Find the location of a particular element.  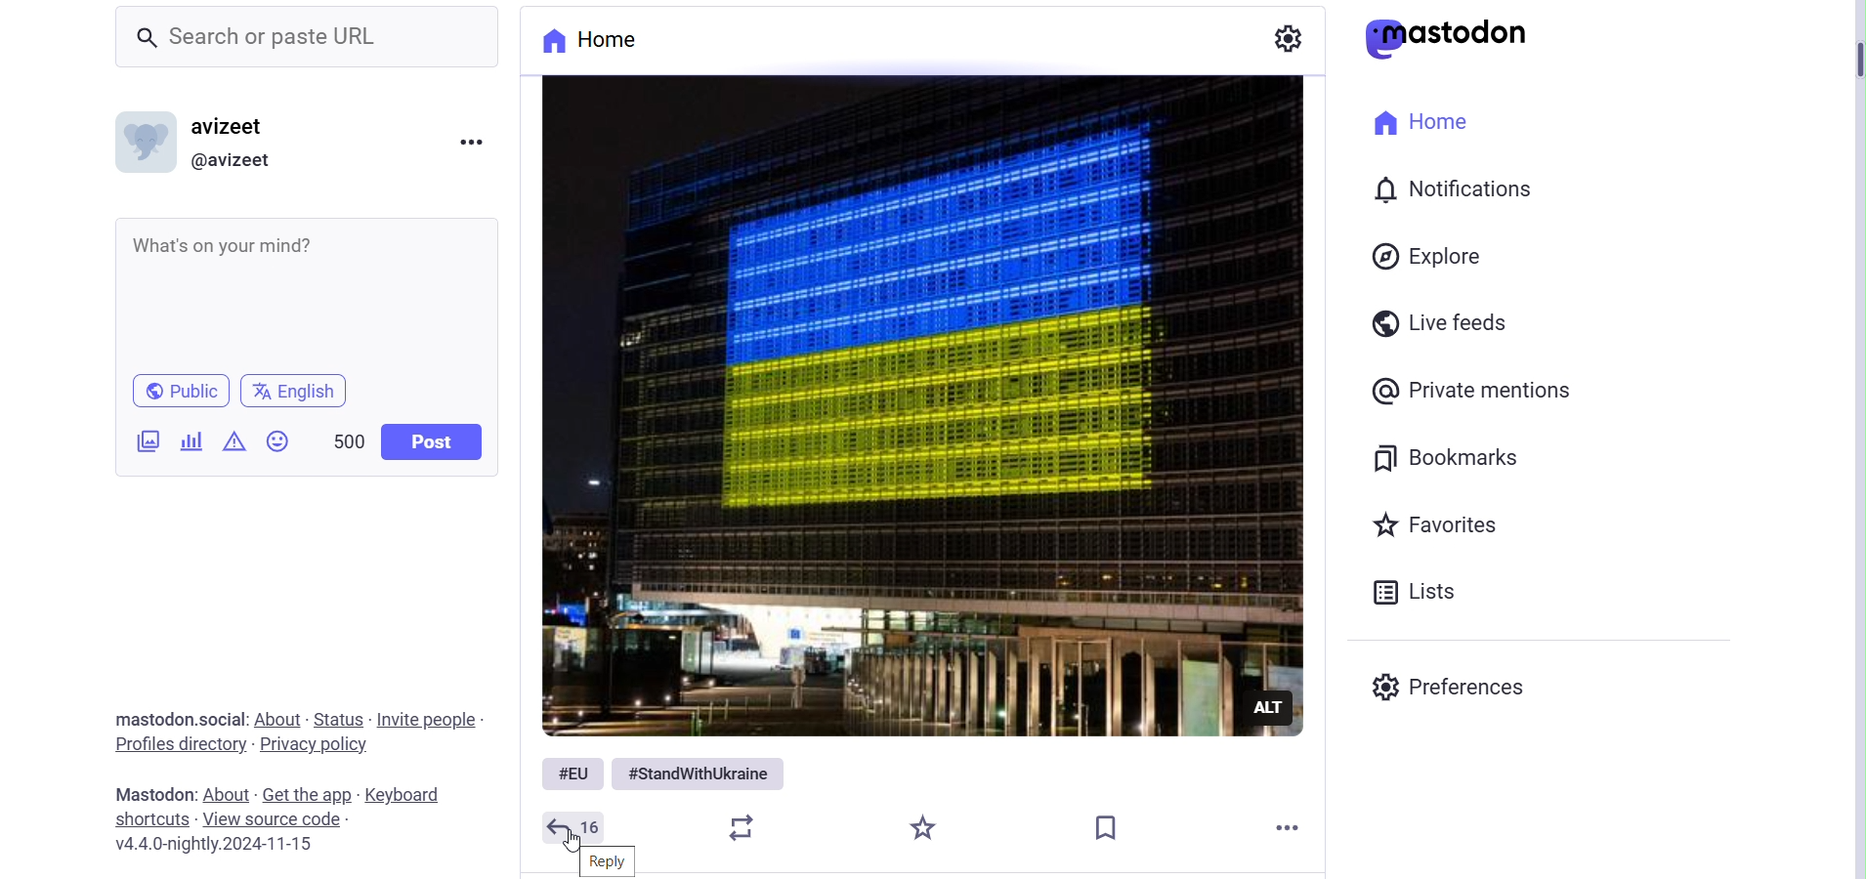

Keyboard is located at coordinates (408, 794).